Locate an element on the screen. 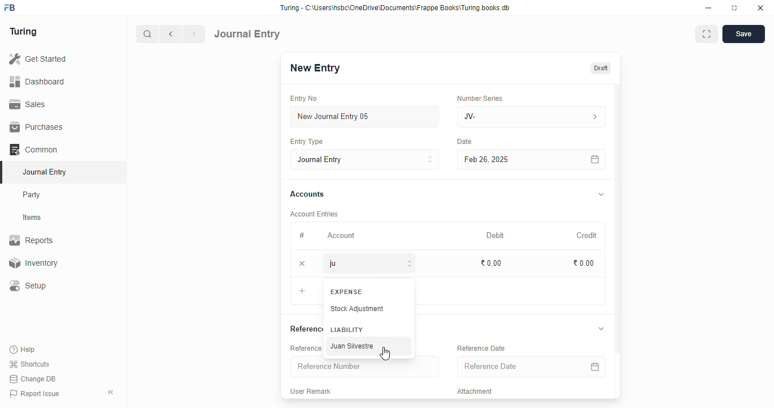 The height and width of the screenshot is (408, 774). JV- is located at coordinates (532, 117).